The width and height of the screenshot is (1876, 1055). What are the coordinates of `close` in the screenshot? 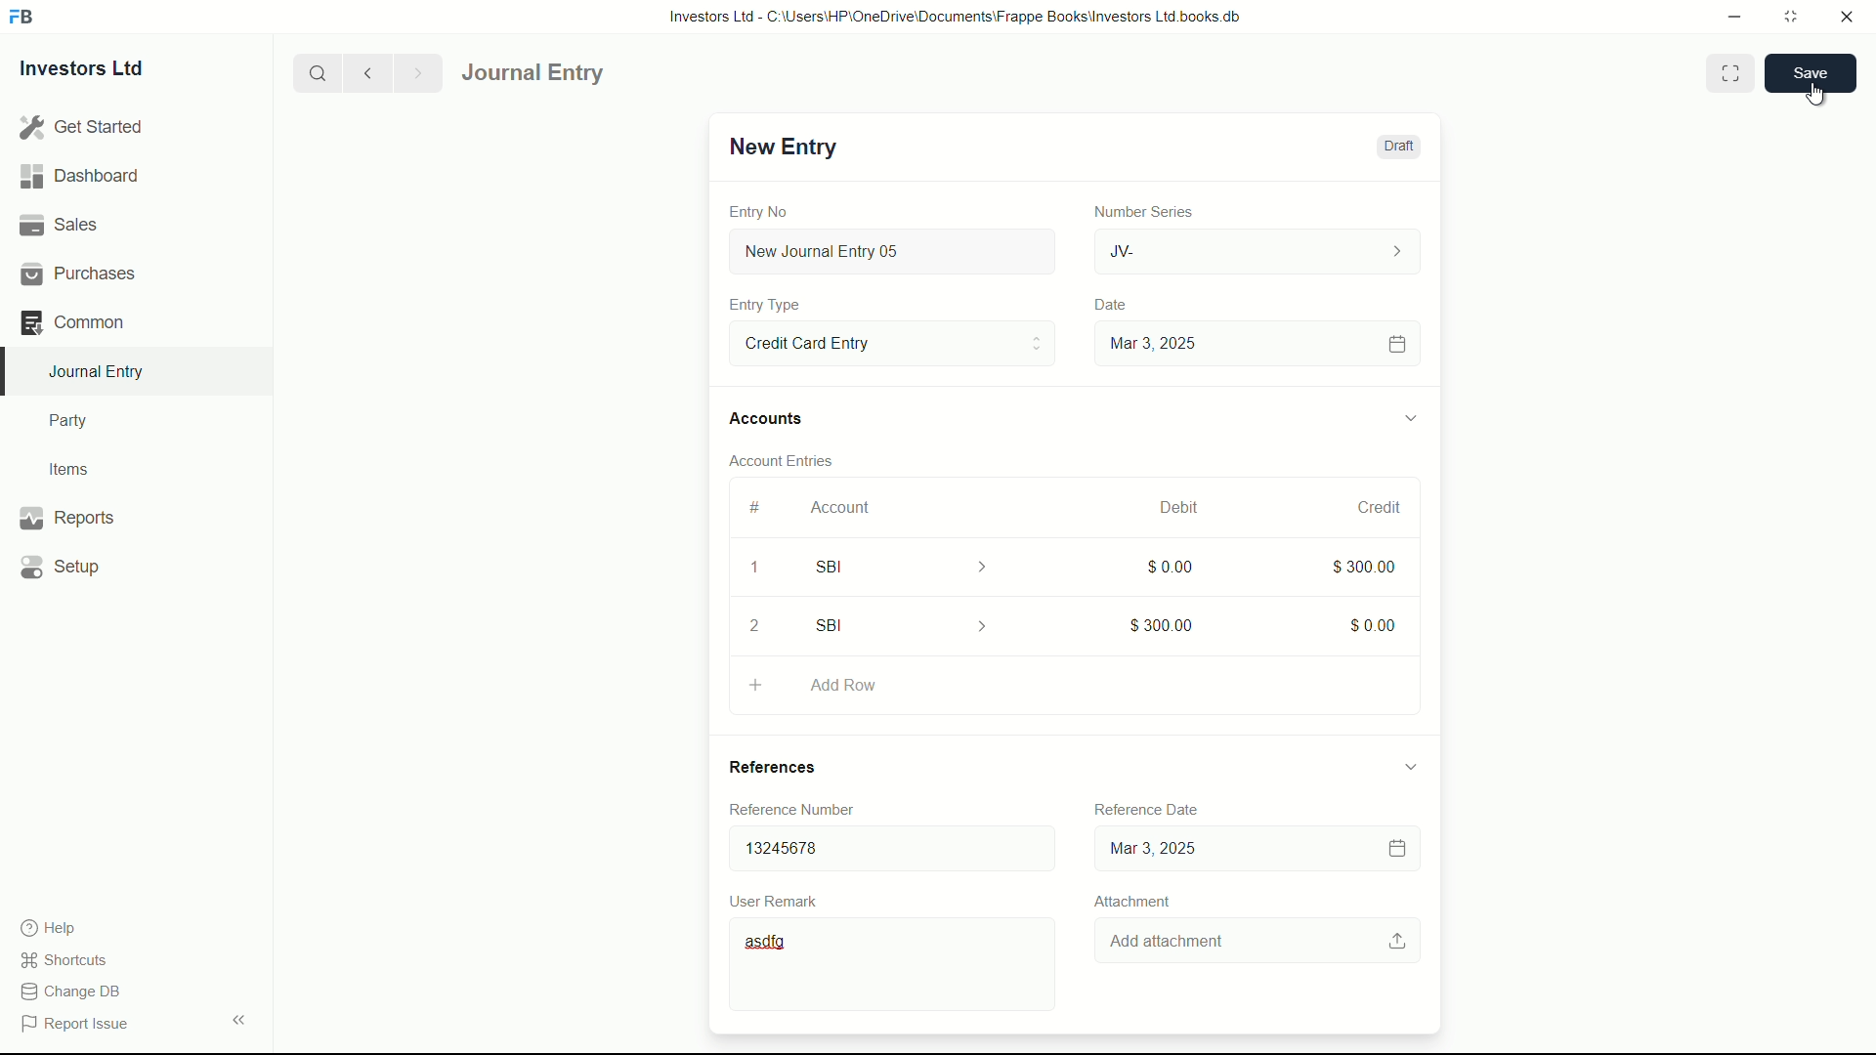 It's located at (1848, 18).